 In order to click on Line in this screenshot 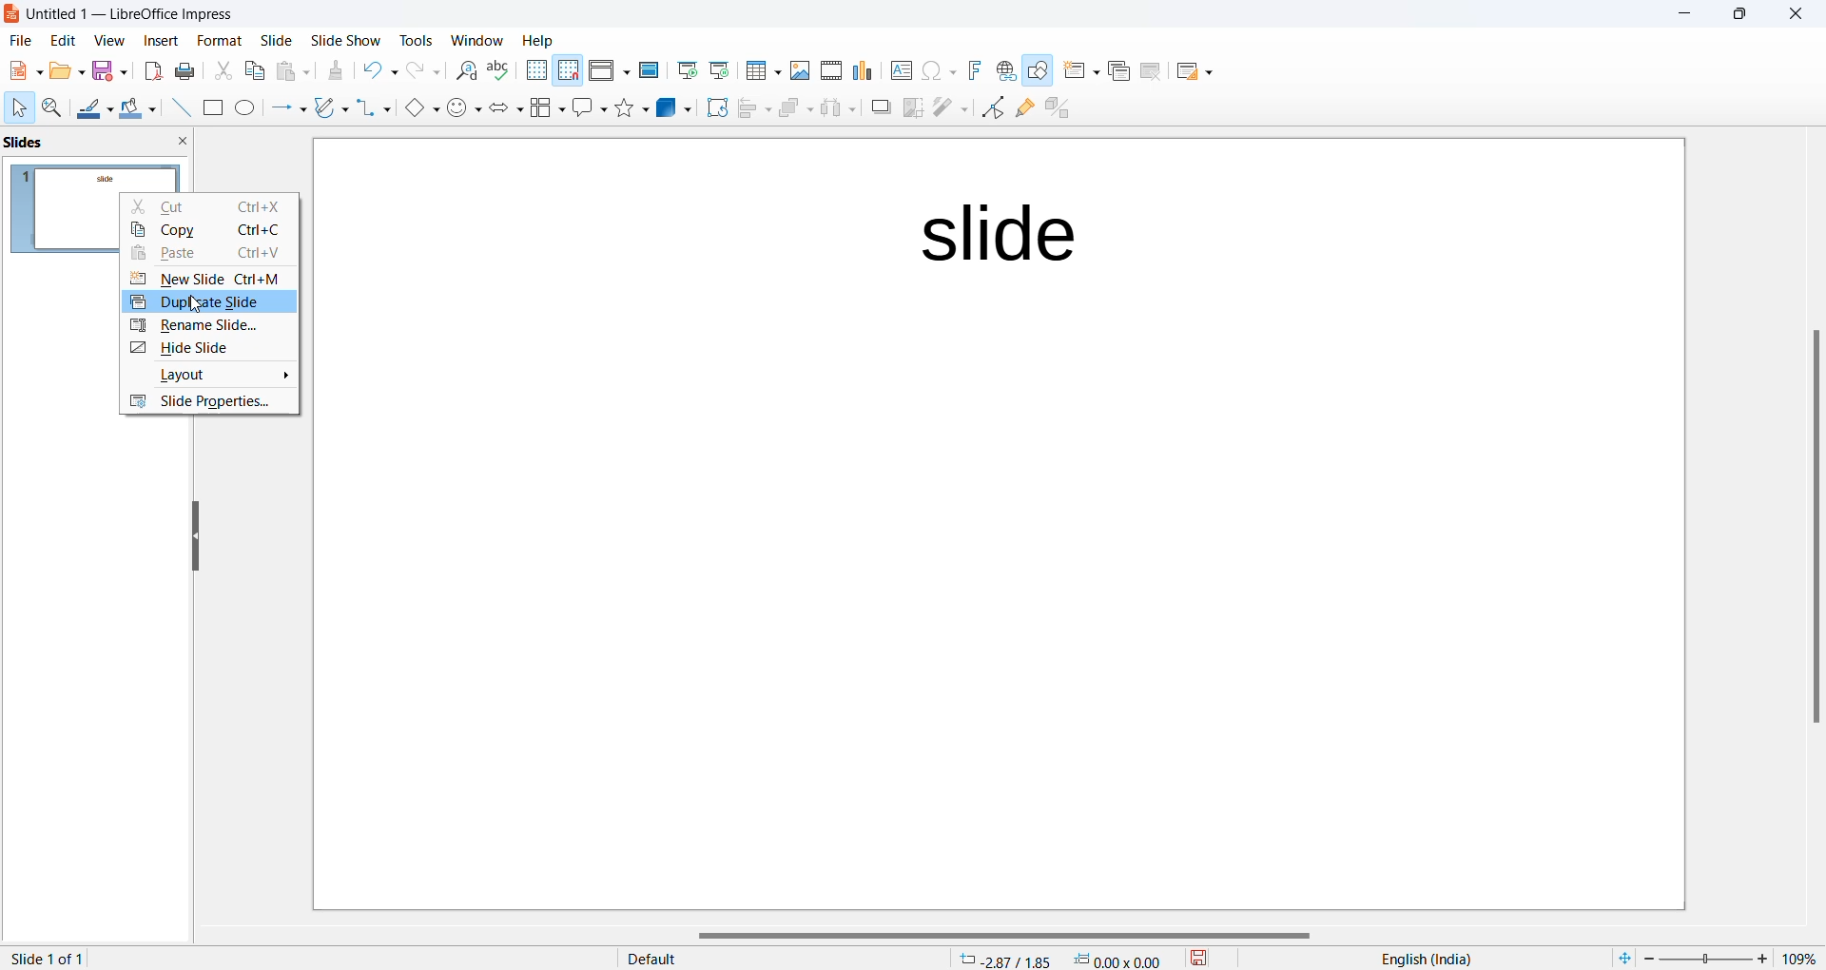, I will do `click(175, 108)`.